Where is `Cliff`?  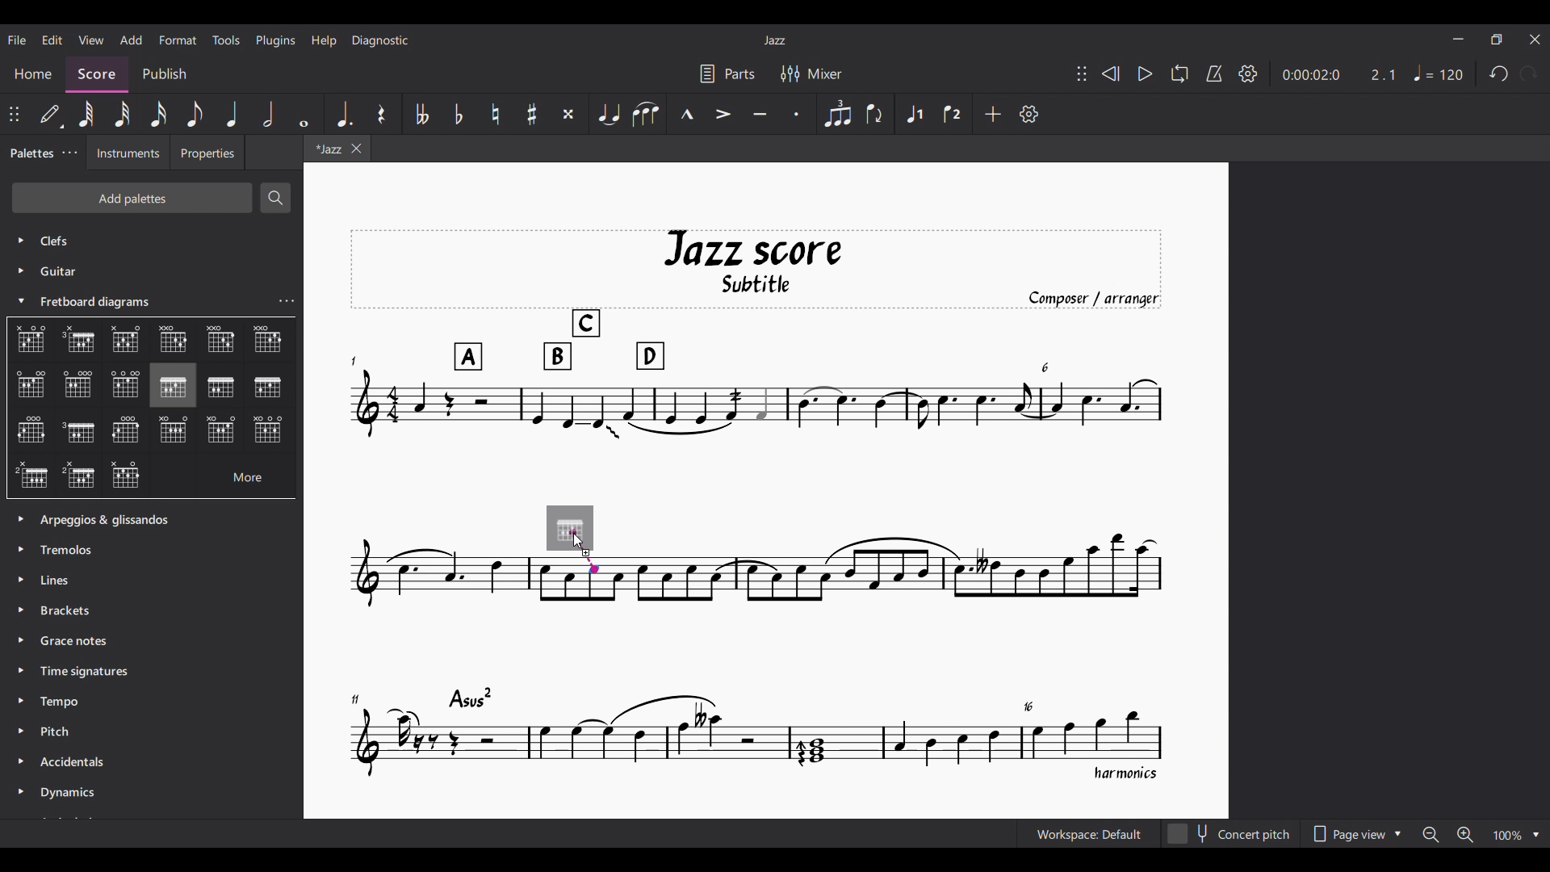
Cliff is located at coordinates (42, 236).